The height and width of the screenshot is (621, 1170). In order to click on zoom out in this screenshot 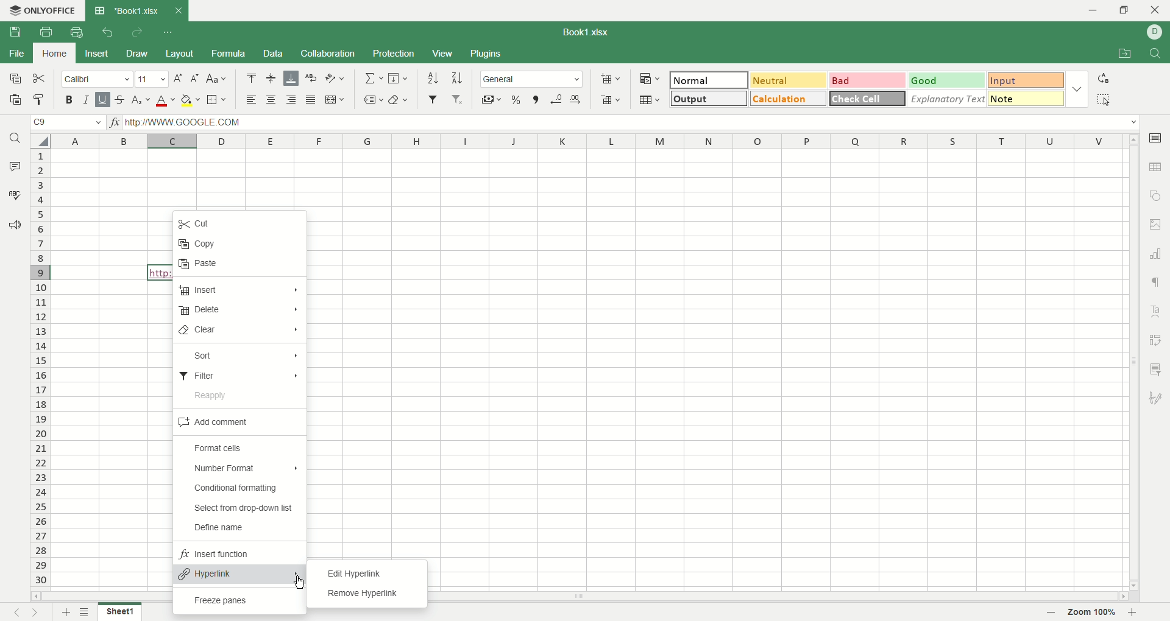, I will do `click(1052, 612)`.